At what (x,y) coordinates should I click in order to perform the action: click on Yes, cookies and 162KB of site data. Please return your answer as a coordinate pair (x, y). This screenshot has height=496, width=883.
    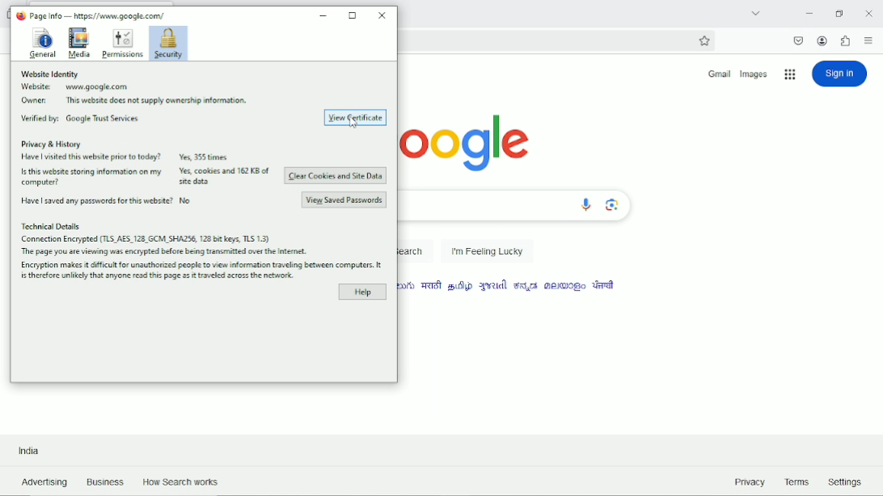
    Looking at the image, I should click on (223, 178).